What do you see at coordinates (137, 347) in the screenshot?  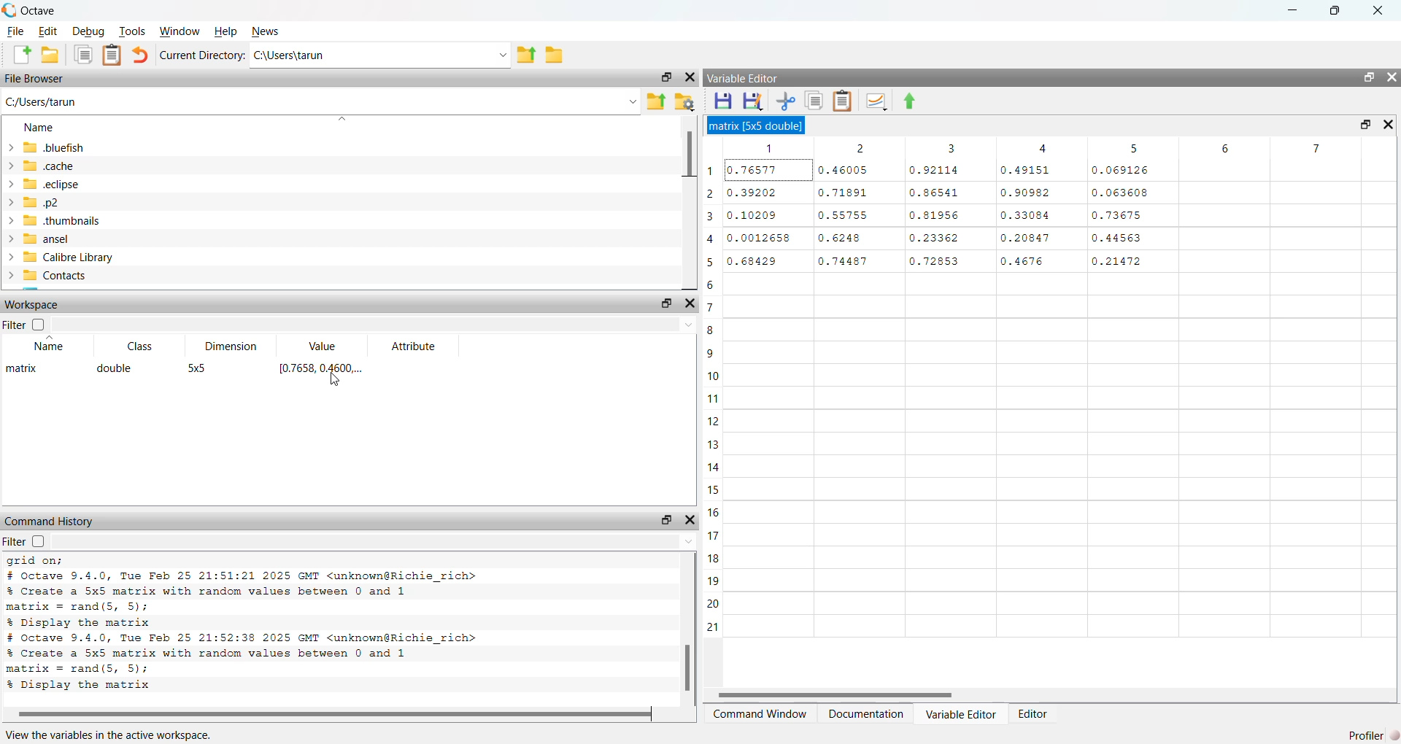 I see `Class` at bounding box center [137, 347].